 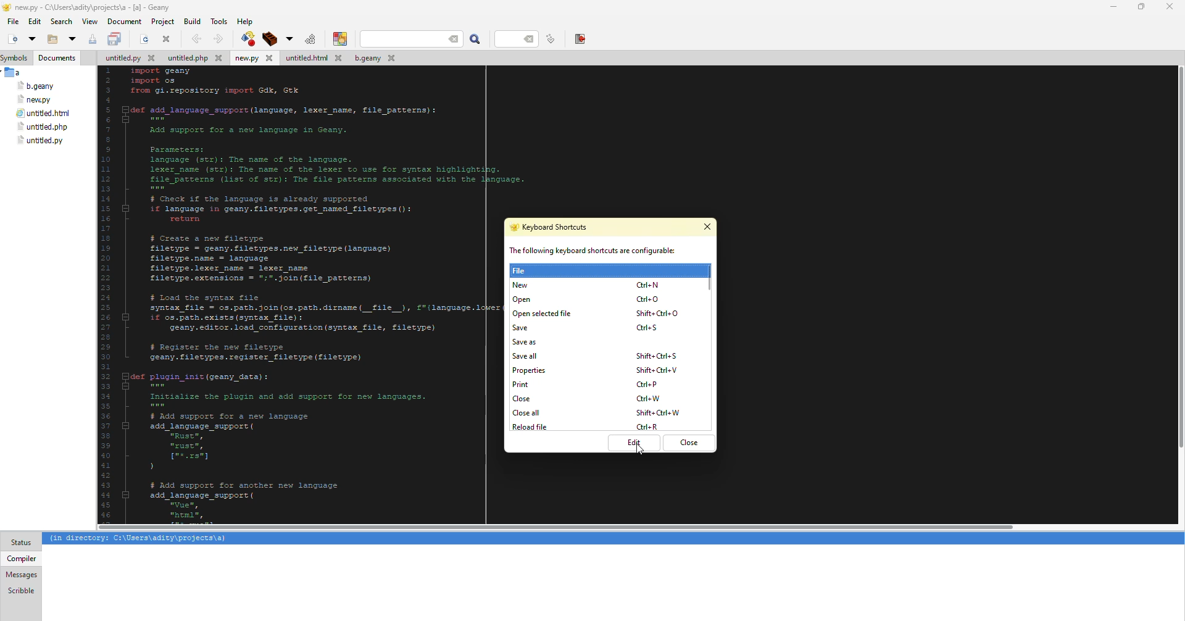 What do you see at coordinates (20, 558) in the screenshot?
I see `compiler` at bounding box center [20, 558].